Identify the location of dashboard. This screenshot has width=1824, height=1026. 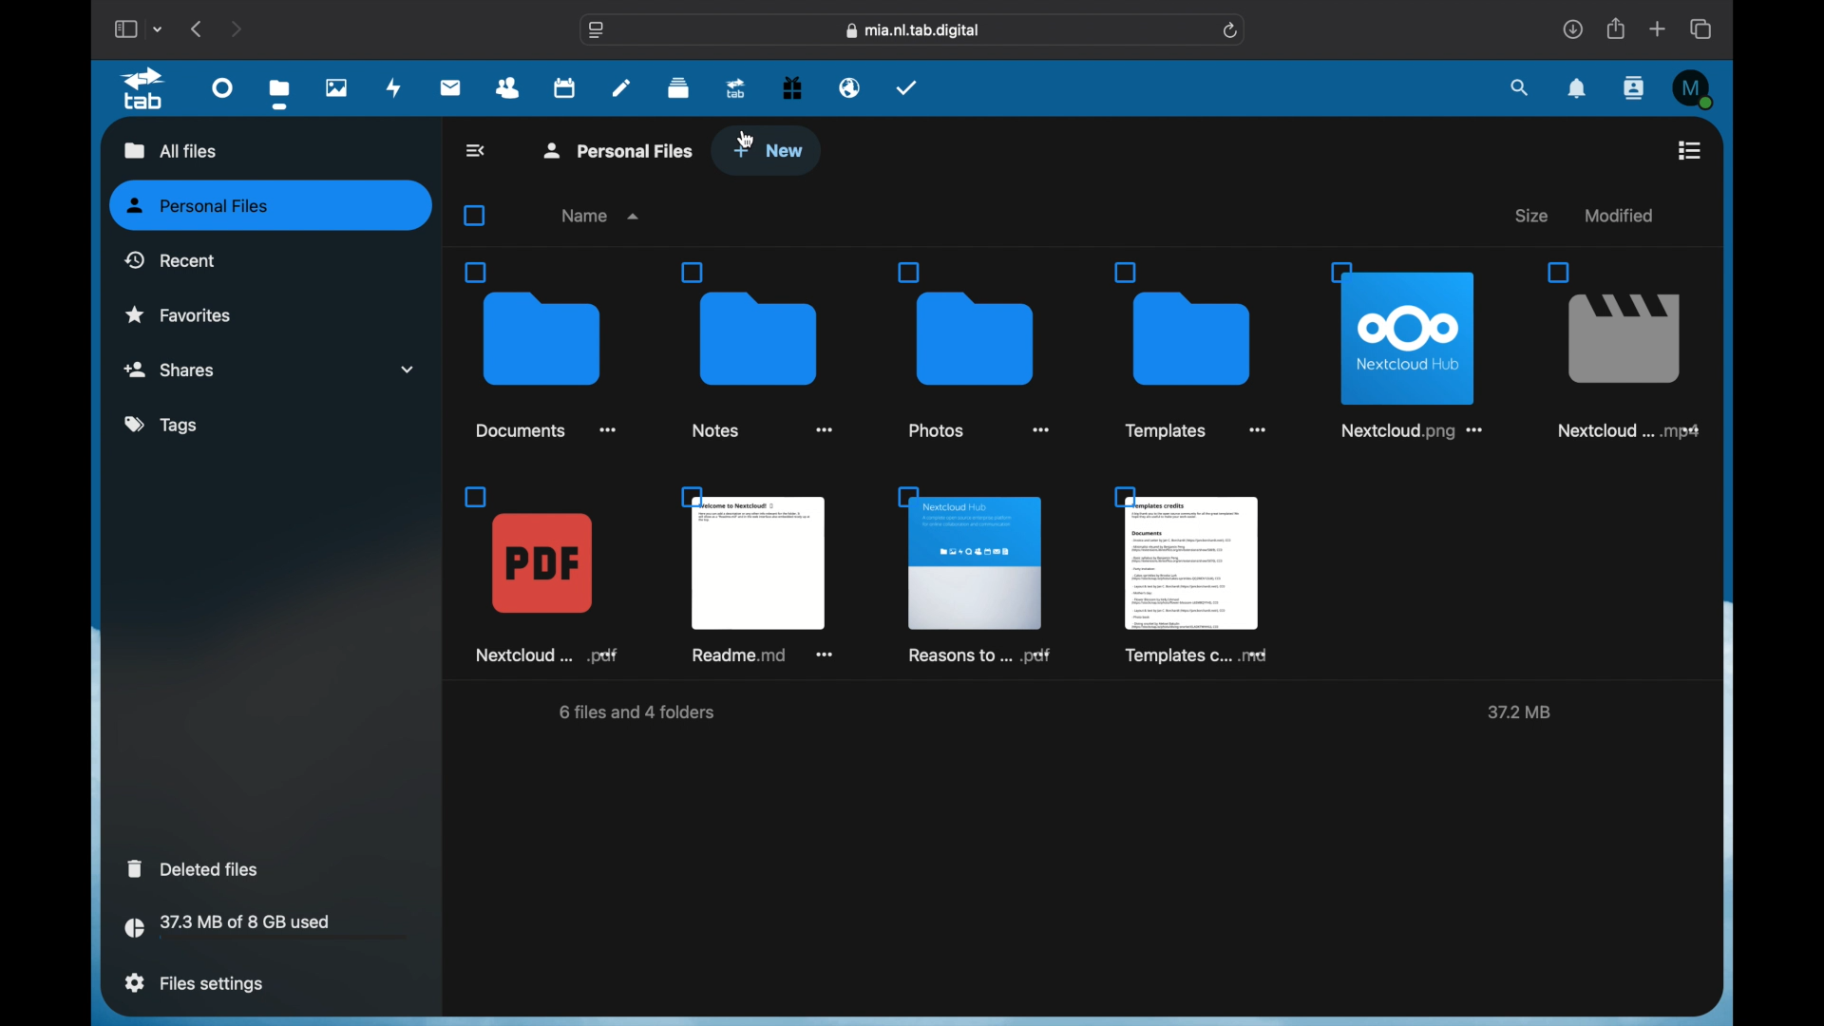
(224, 86).